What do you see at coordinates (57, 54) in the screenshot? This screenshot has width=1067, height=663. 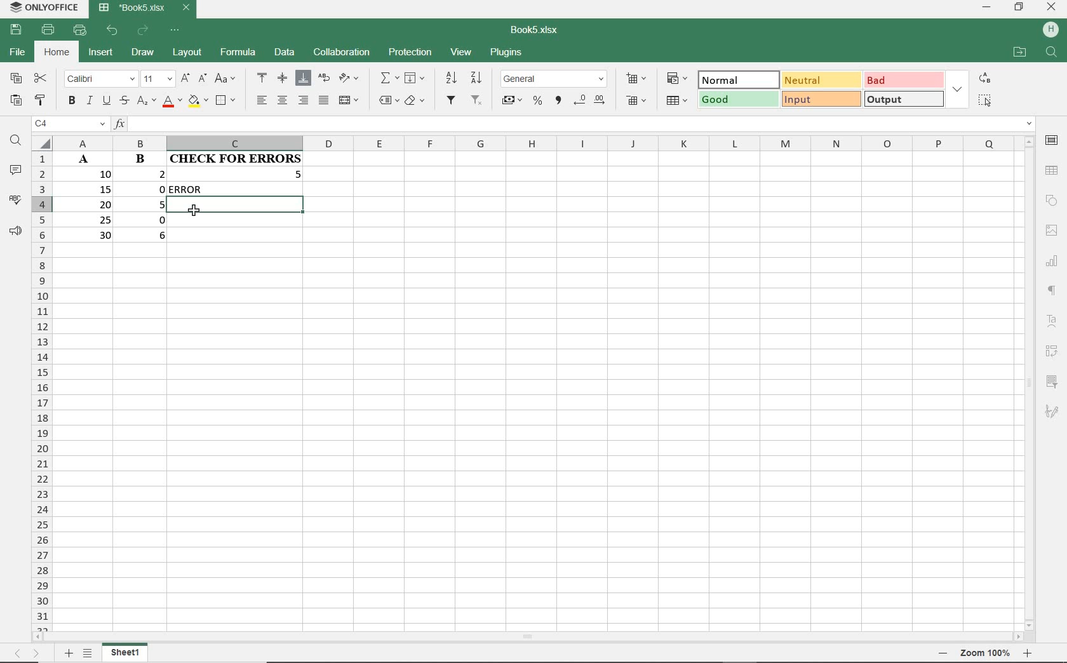 I see `HOME` at bounding box center [57, 54].